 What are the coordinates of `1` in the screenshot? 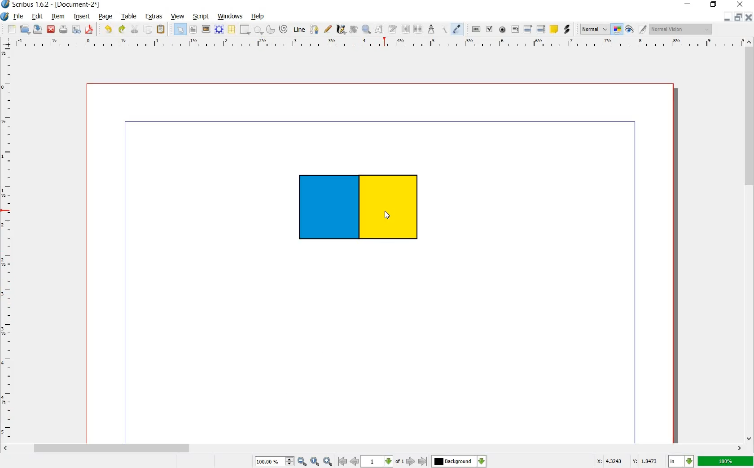 It's located at (383, 461).